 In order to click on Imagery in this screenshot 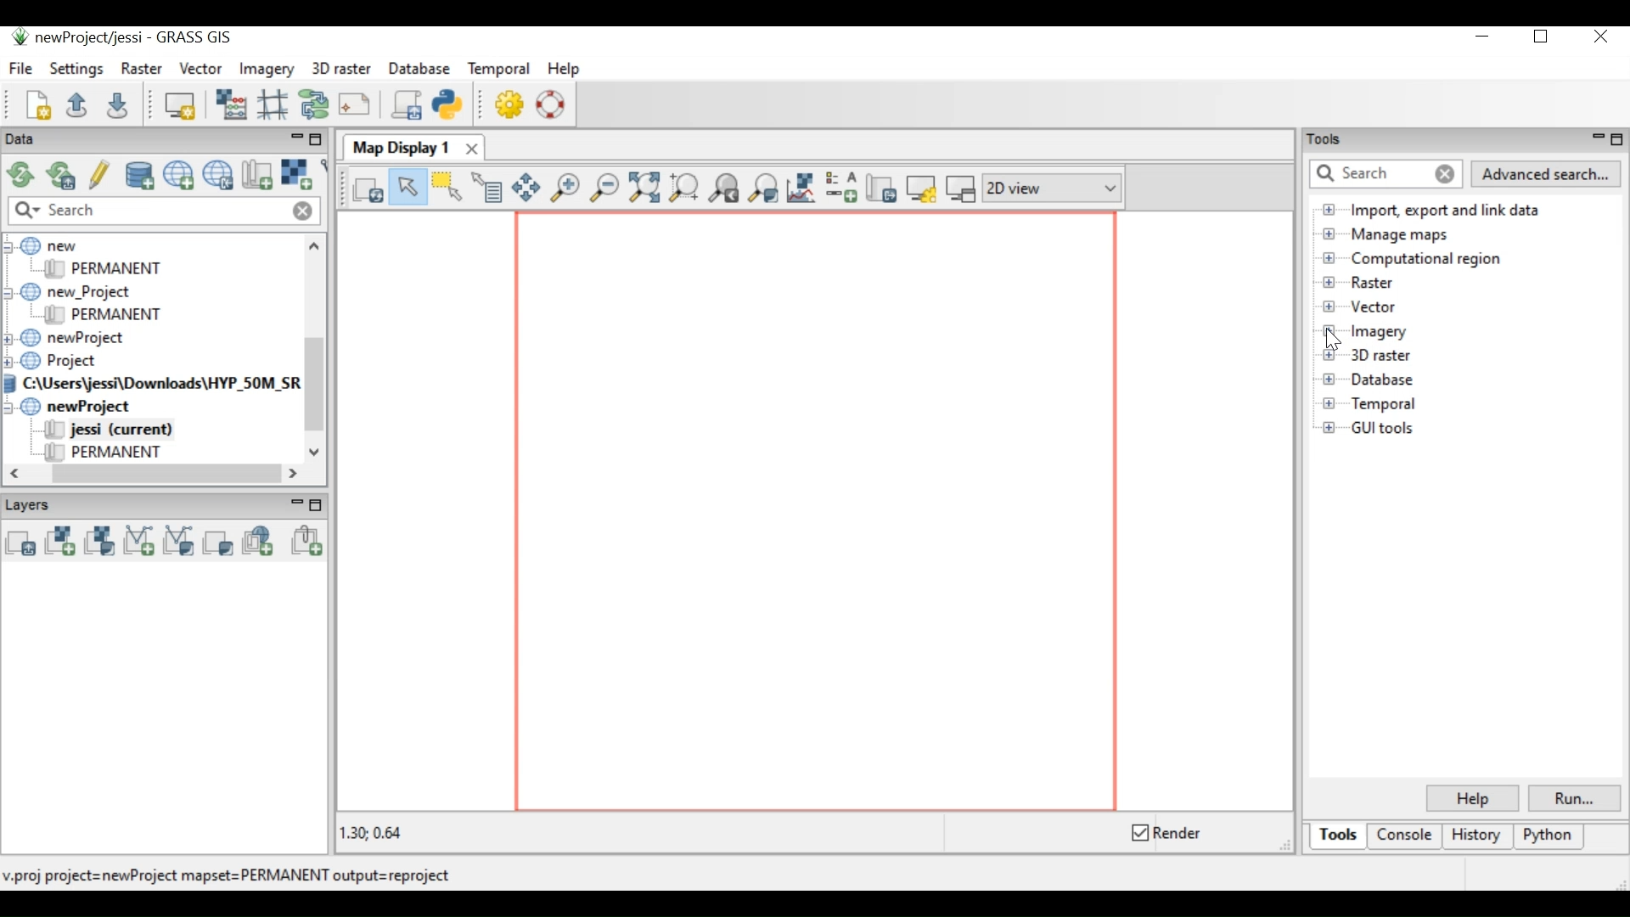, I will do `click(267, 68)`.